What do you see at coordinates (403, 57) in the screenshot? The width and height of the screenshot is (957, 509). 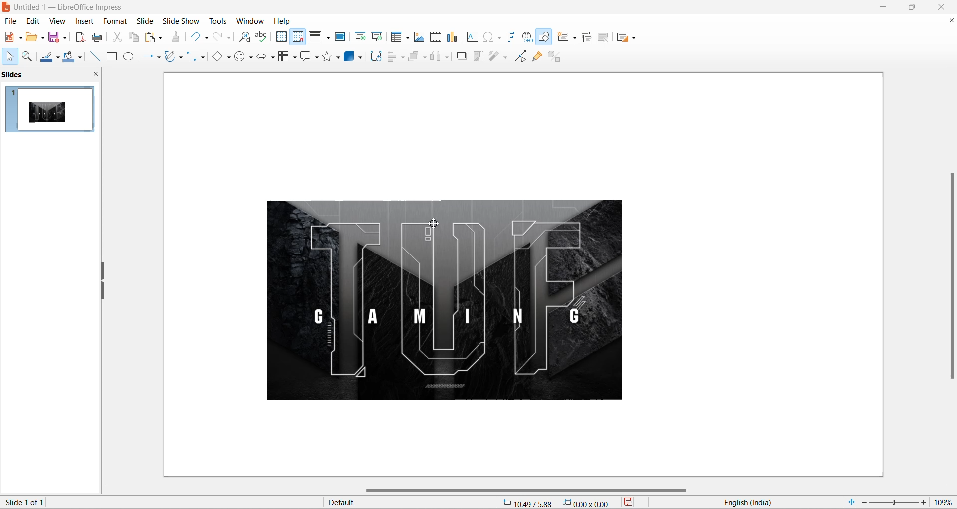 I see `align options` at bounding box center [403, 57].